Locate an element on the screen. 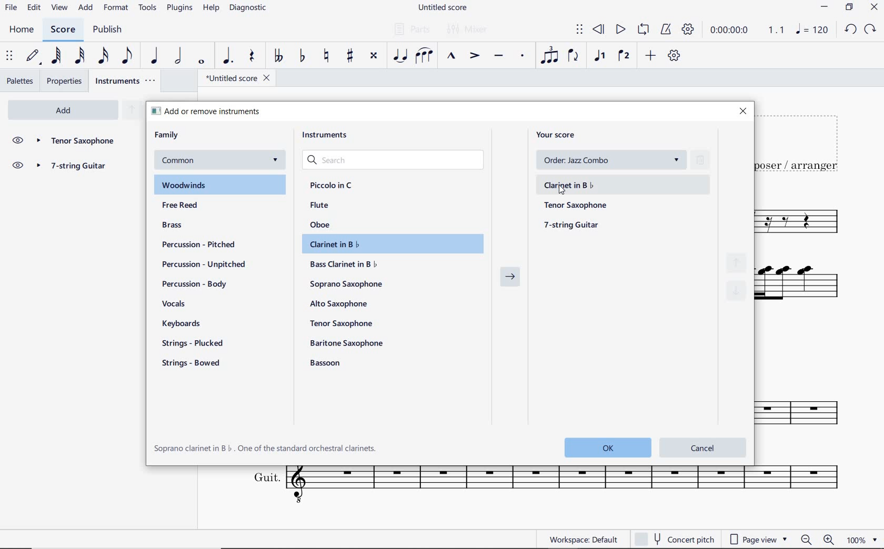 This screenshot has height=549, width=884. woodwinds is located at coordinates (221, 185).